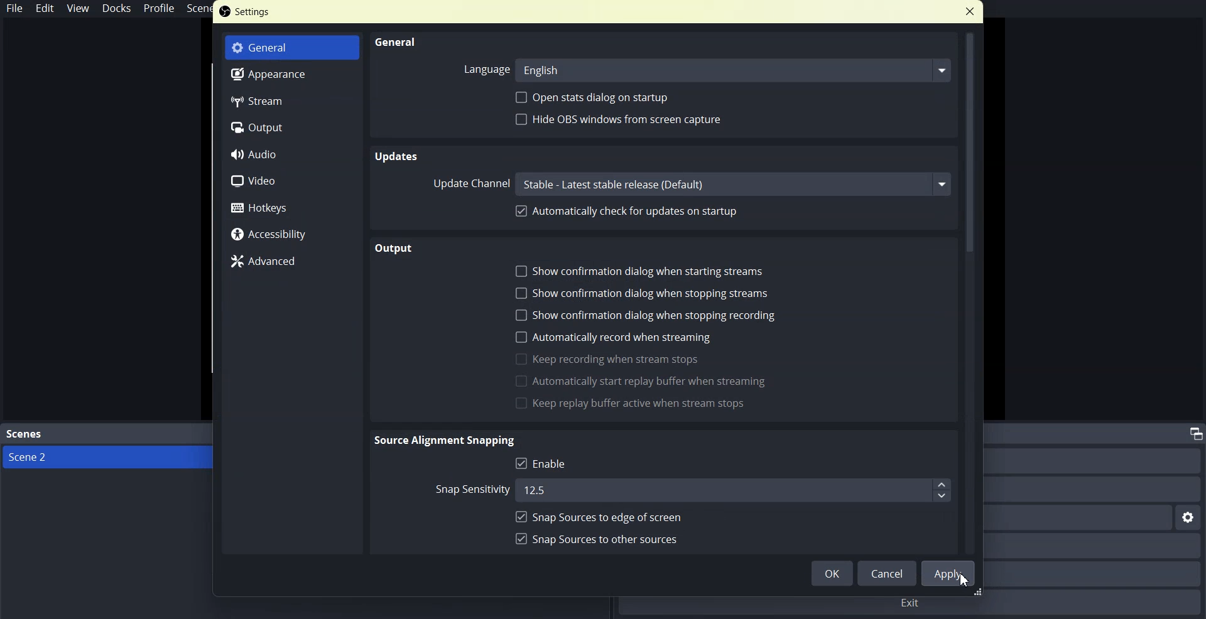  What do you see at coordinates (292, 232) in the screenshot?
I see `Accessibility` at bounding box center [292, 232].